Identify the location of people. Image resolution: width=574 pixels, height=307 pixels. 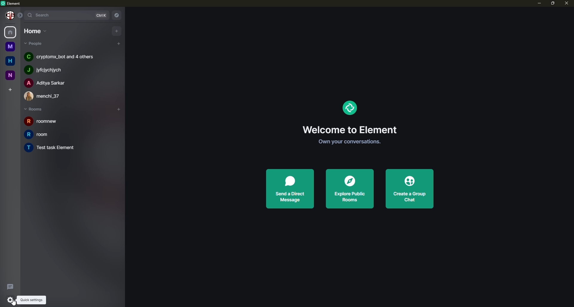
(45, 96).